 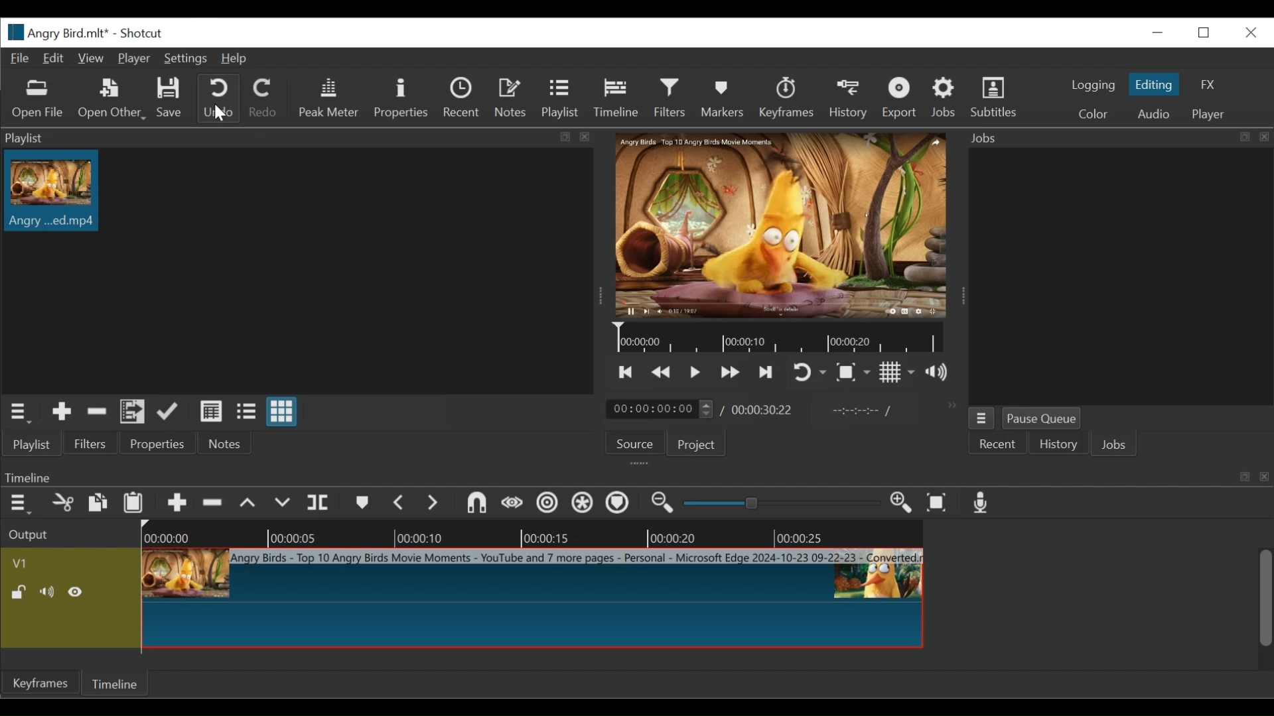 I want to click on History, so click(x=1058, y=446).